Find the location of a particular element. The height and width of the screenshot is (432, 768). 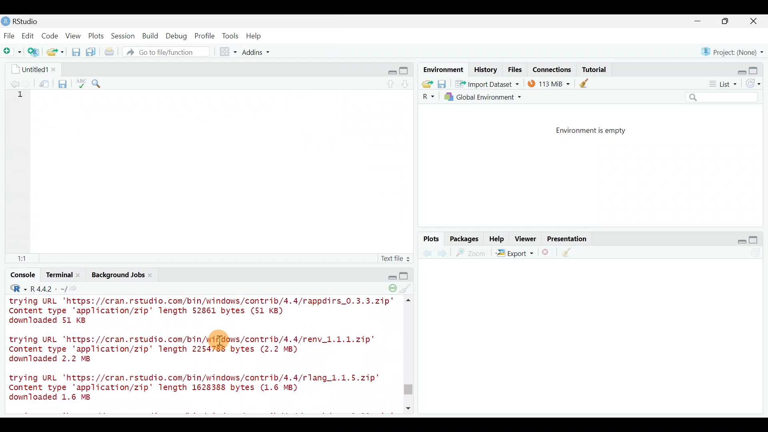

maximize is located at coordinates (405, 70).